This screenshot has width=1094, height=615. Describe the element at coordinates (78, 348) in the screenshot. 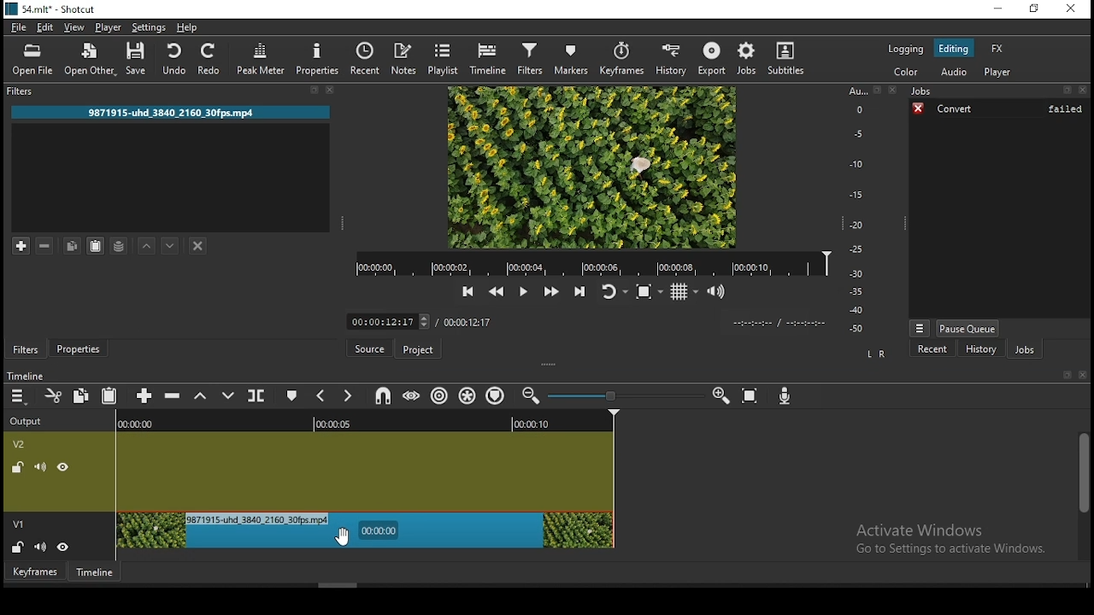

I see `properties` at that location.